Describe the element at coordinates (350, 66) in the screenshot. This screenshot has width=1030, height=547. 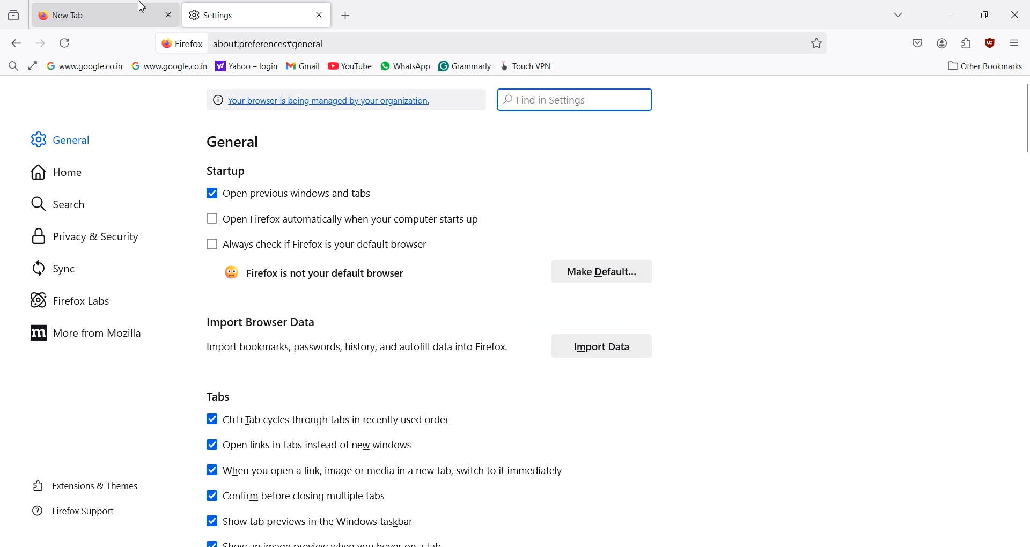
I see `Youtube Bookmark` at that location.